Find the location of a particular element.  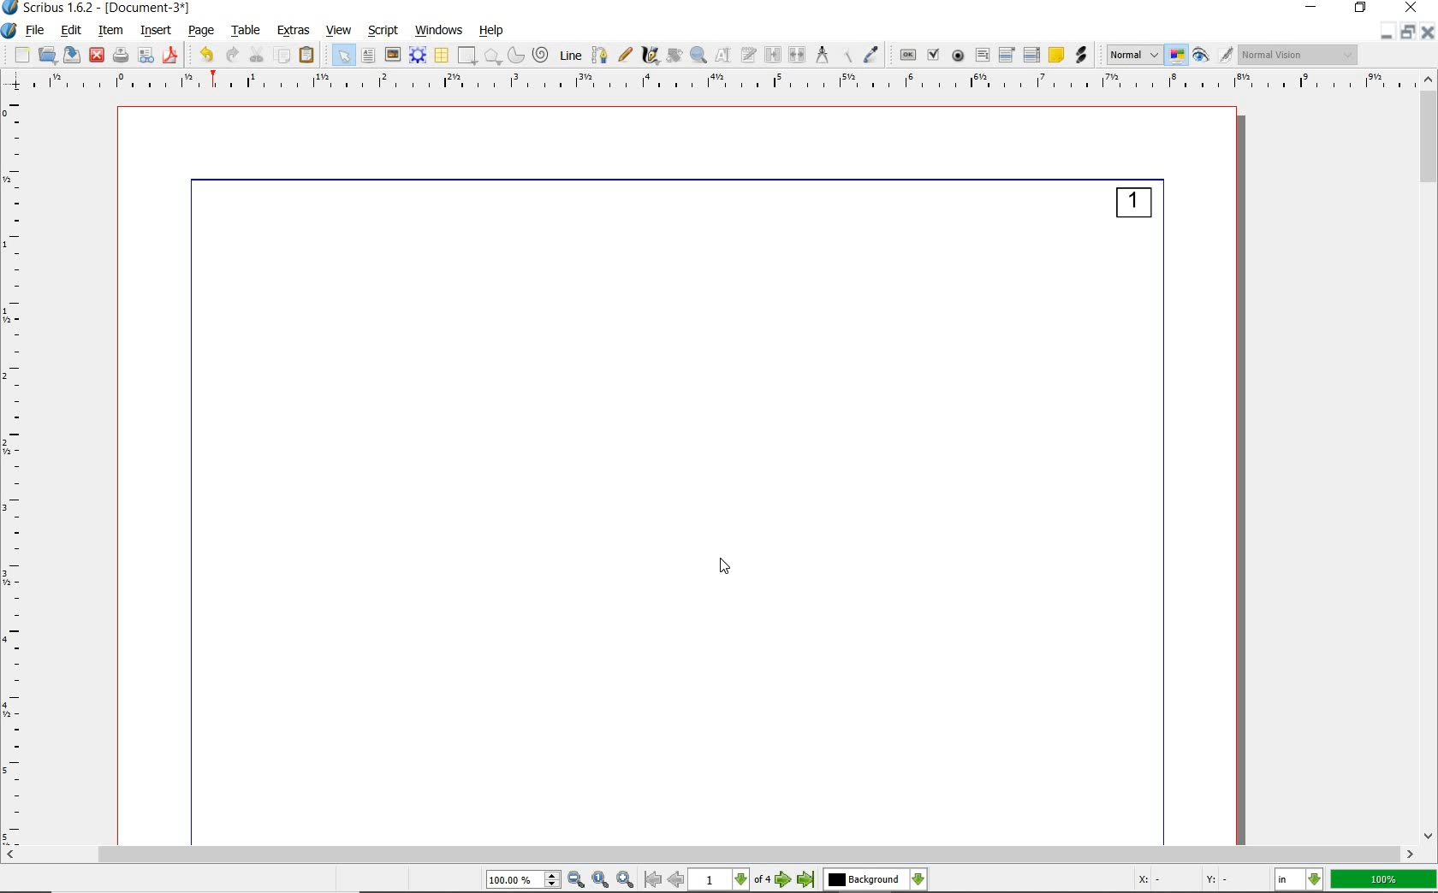

Bezier curve is located at coordinates (600, 55).